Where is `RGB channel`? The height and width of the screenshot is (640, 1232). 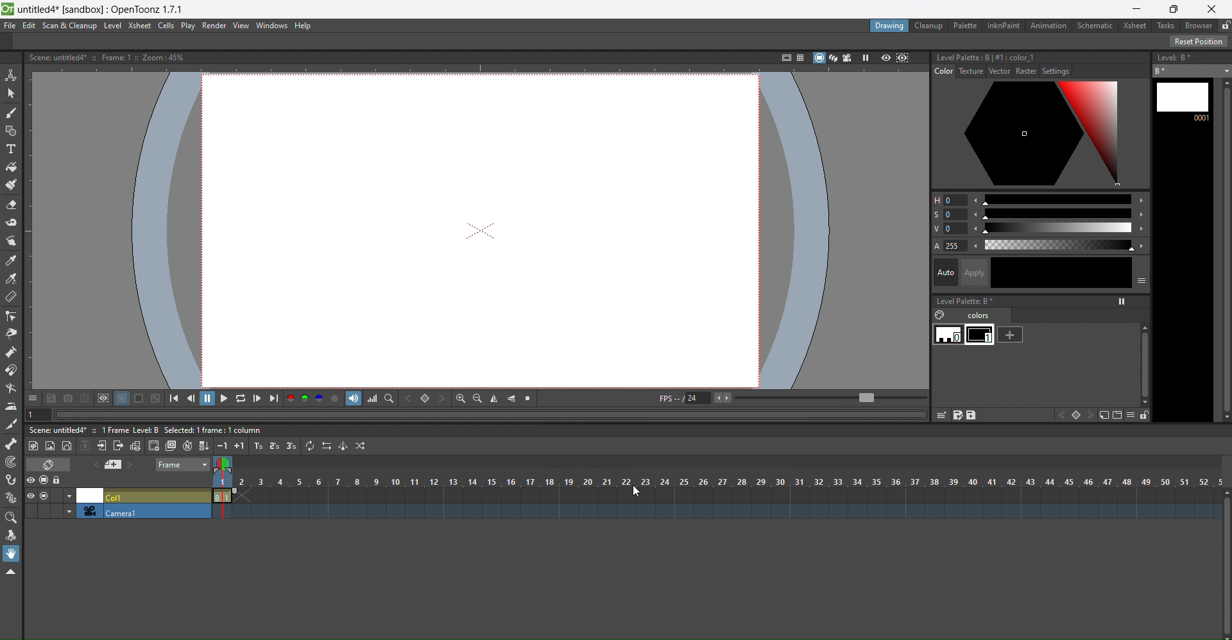
RGB channel is located at coordinates (305, 398).